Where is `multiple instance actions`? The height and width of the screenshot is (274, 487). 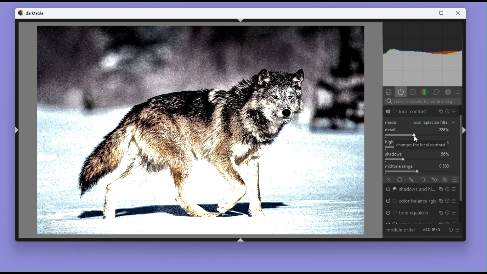 multiple instance actions is located at coordinates (441, 112).